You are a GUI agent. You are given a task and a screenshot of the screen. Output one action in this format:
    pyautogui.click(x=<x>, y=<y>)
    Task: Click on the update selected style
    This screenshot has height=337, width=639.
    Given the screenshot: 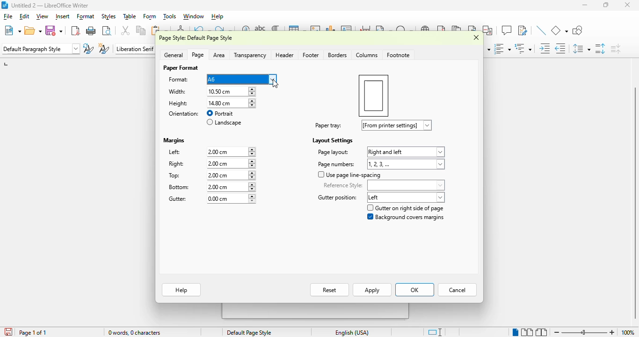 What is the action you would take?
    pyautogui.click(x=89, y=49)
    